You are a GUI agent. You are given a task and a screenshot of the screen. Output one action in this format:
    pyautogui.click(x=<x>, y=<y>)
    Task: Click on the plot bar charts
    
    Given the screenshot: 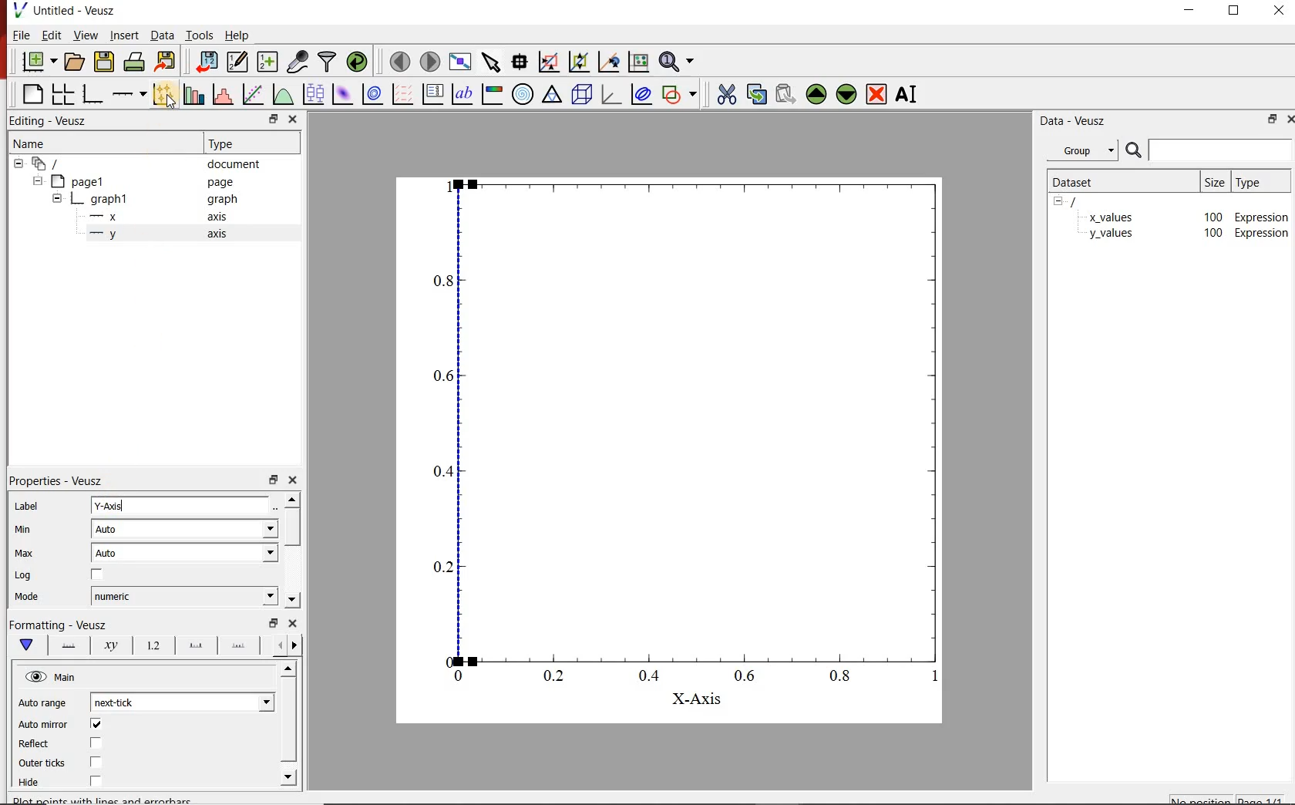 What is the action you would take?
    pyautogui.click(x=193, y=94)
    